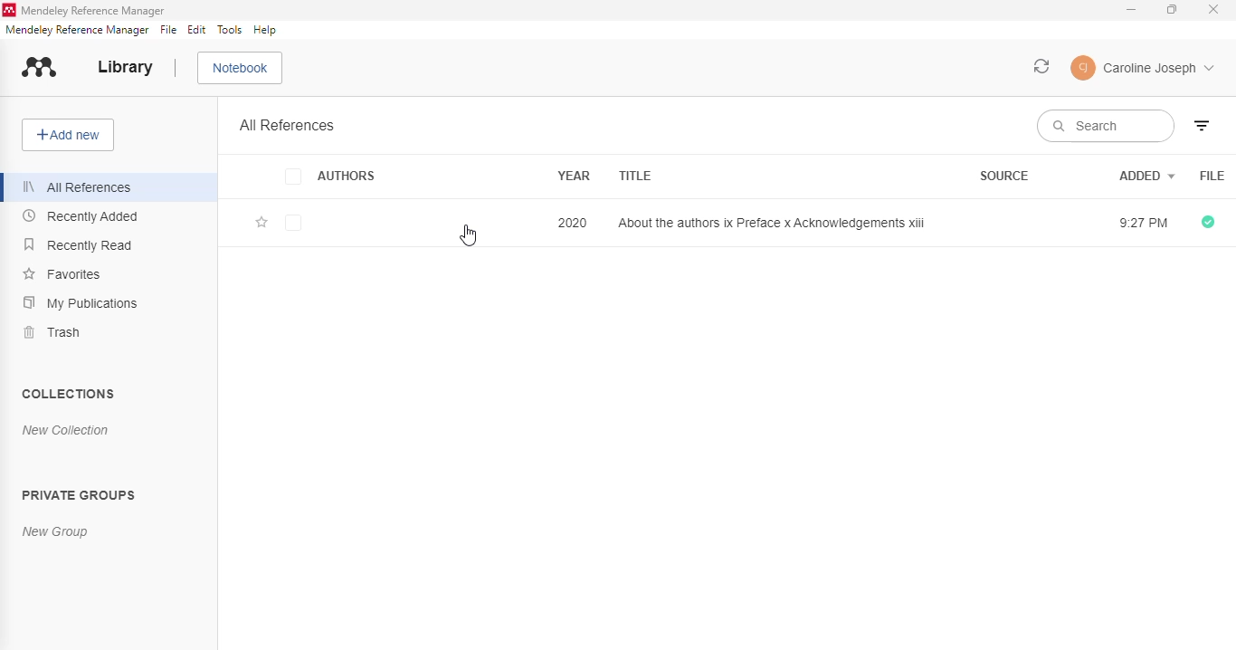 The height and width of the screenshot is (650, 1236). I want to click on all references, so click(288, 125).